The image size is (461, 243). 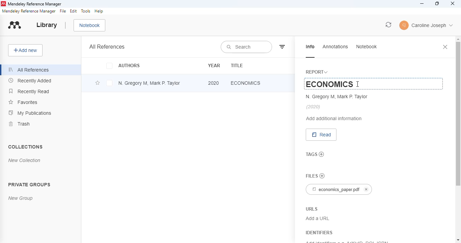 What do you see at coordinates (445, 47) in the screenshot?
I see `close` at bounding box center [445, 47].